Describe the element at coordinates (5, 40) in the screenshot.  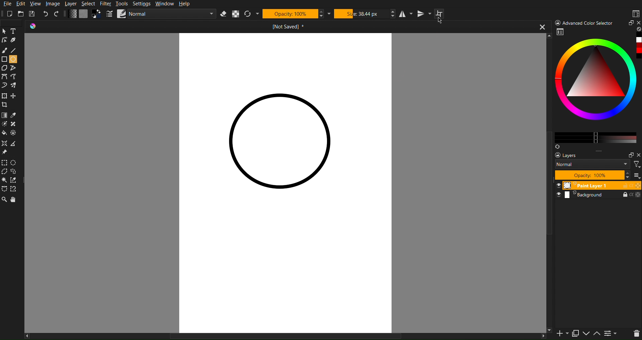
I see `Linework Tools` at that location.